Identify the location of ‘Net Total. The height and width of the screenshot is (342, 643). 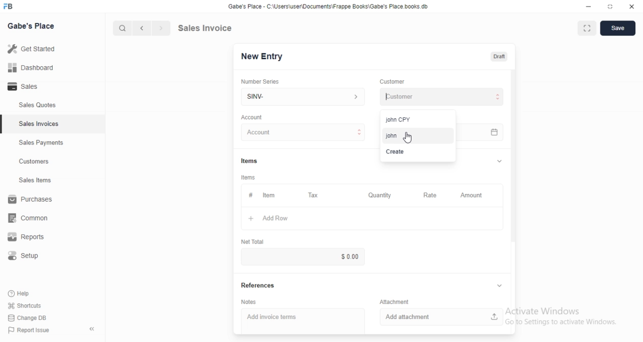
(253, 241).